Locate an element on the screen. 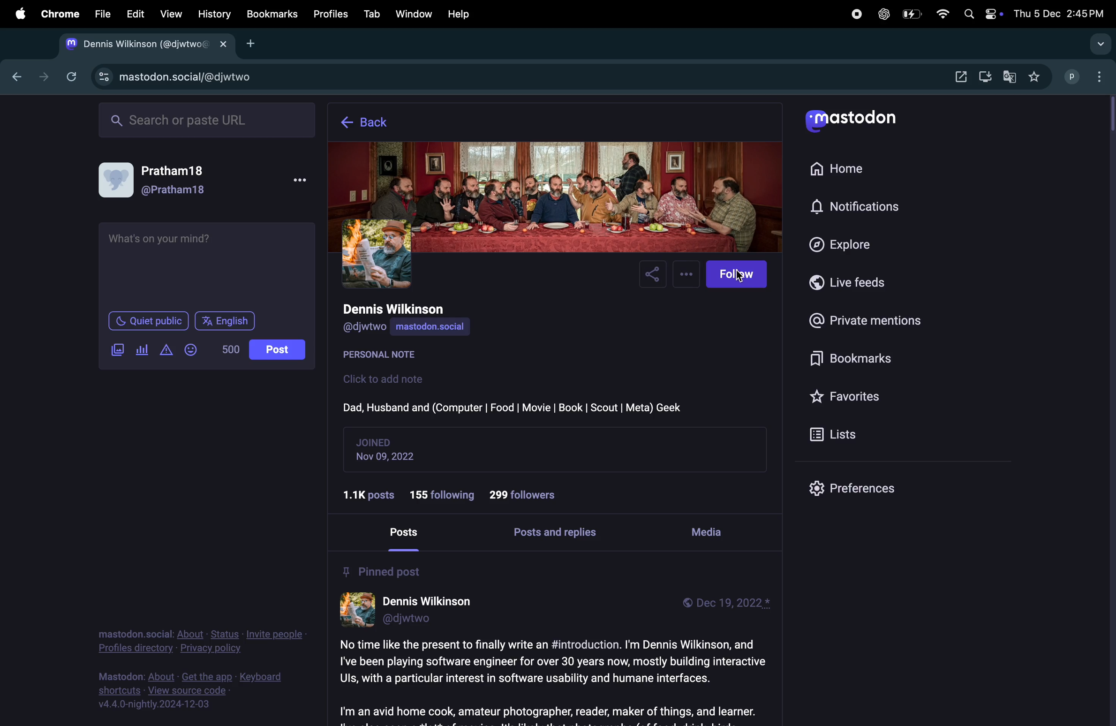 The width and height of the screenshot is (1116, 726). 500 is located at coordinates (230, 349).